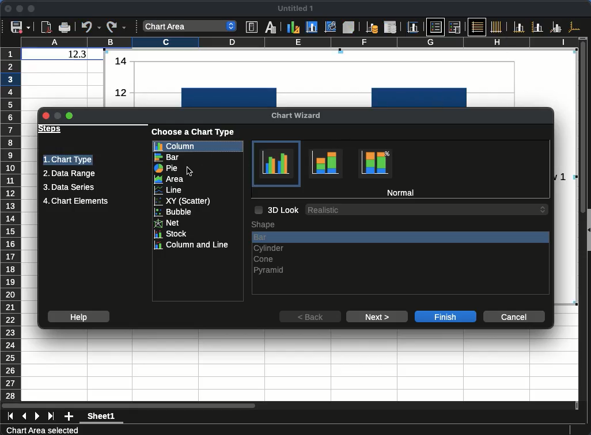  Describe the element at coordinates (252, 27) in the screenshot. I see `Format selection` at that location.